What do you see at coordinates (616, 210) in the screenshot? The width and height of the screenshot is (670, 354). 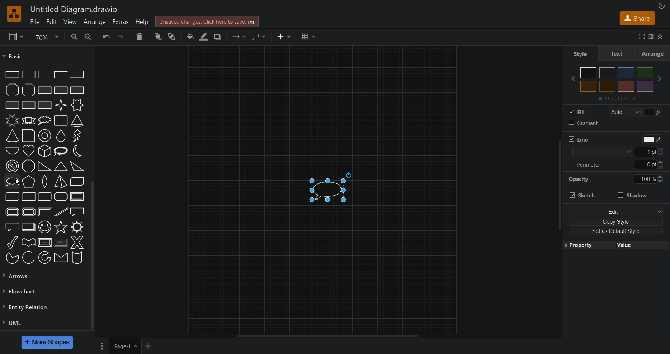 I see `Edit` at bounding box center [616, 210].